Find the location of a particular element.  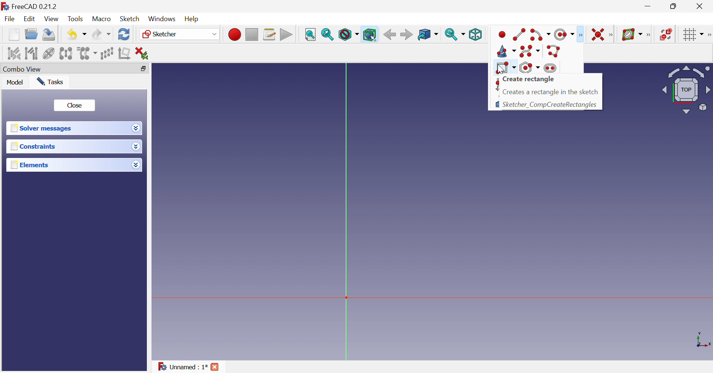

Elements is located at coordinates (30, 165).